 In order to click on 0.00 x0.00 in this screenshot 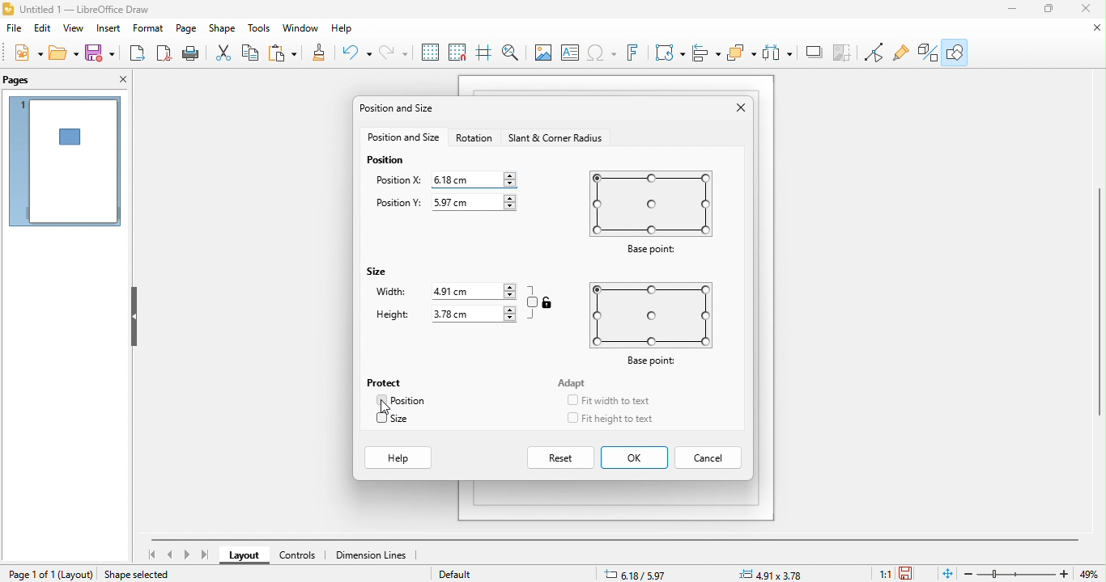, I will do `click(773, 573)`.